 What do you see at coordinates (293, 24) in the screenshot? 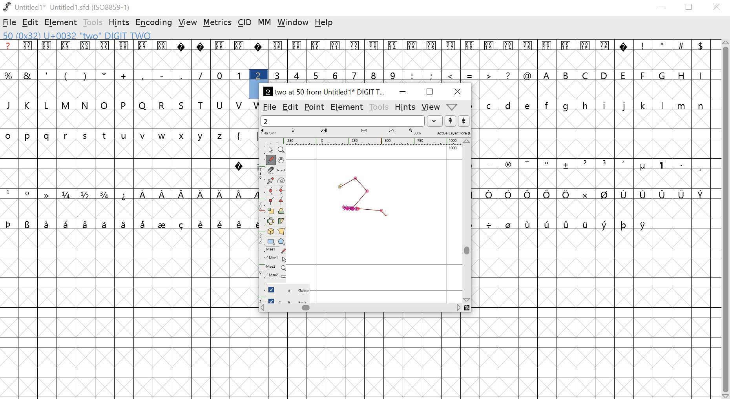
I see `window` at bounding box center [293, 24].